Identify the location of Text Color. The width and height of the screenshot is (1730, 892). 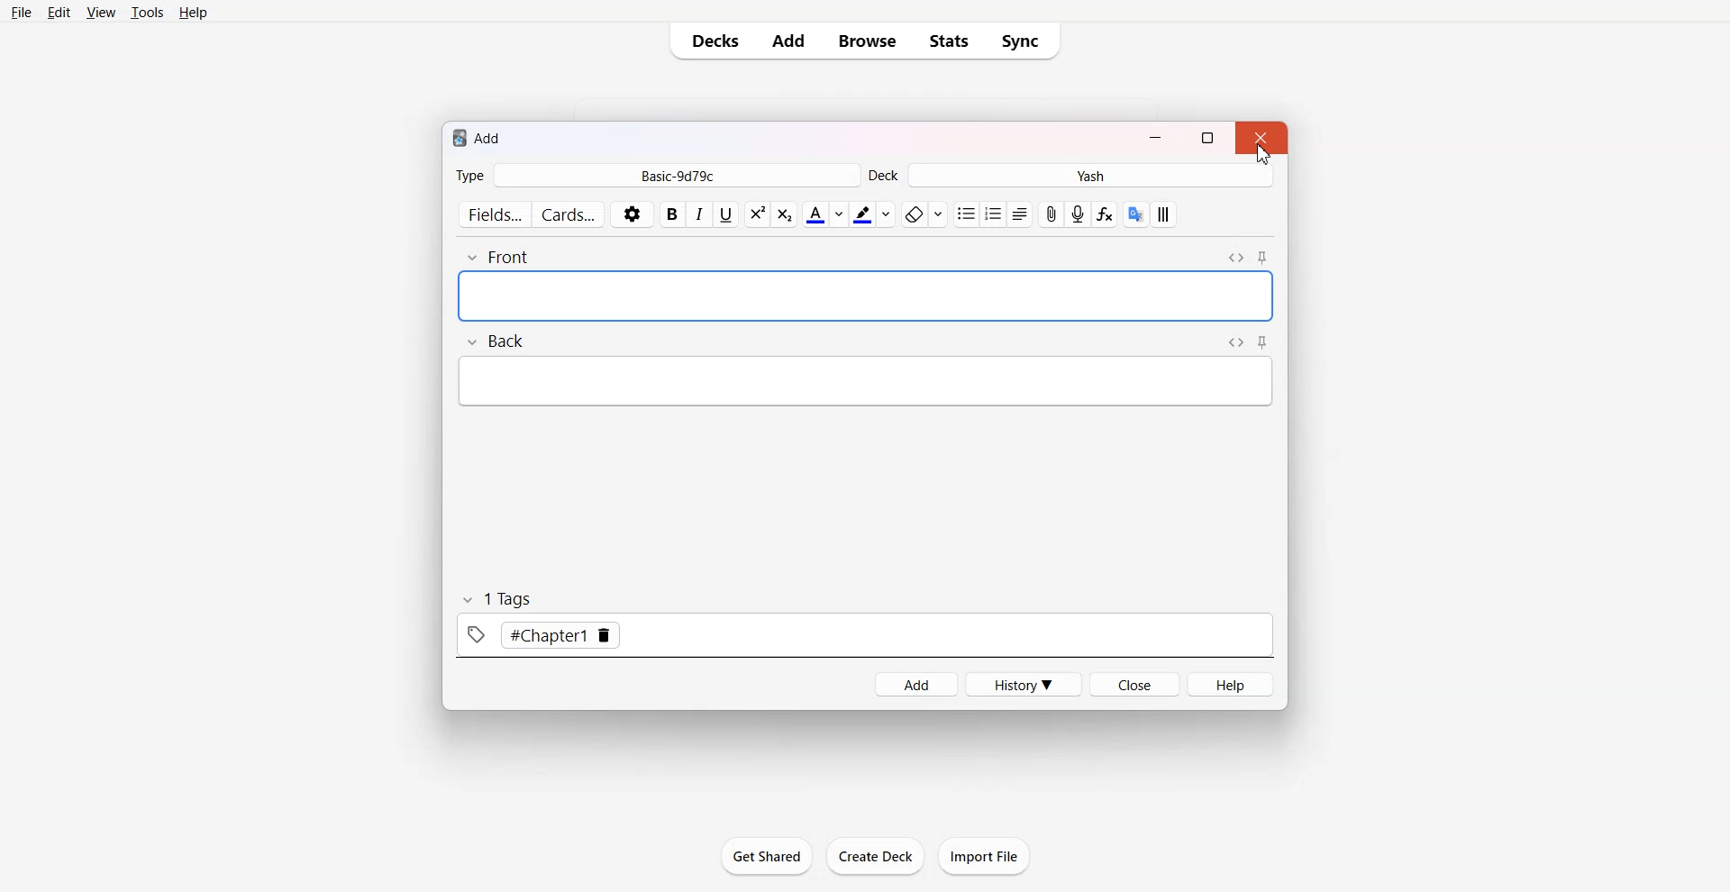
(824, 214).